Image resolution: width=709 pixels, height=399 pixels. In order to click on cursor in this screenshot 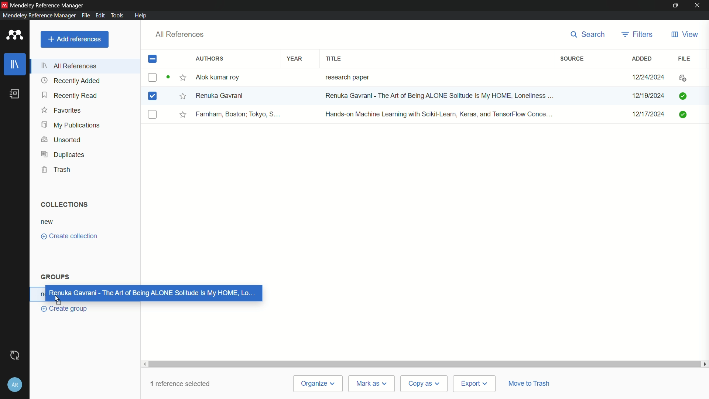, I will do `click(60, 298)`.